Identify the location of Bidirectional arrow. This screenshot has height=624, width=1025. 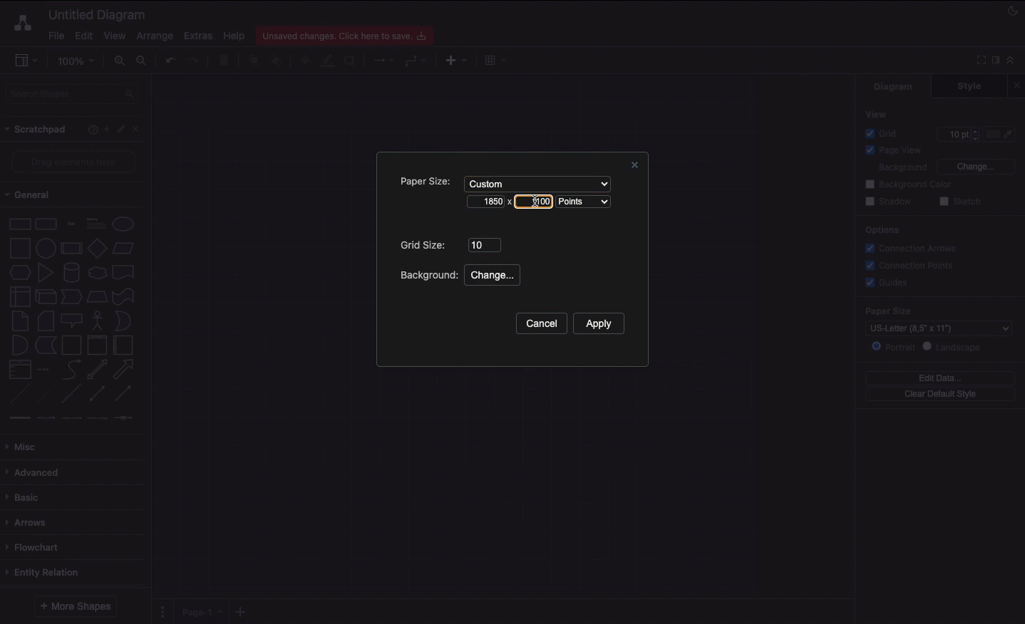
(97, 369).